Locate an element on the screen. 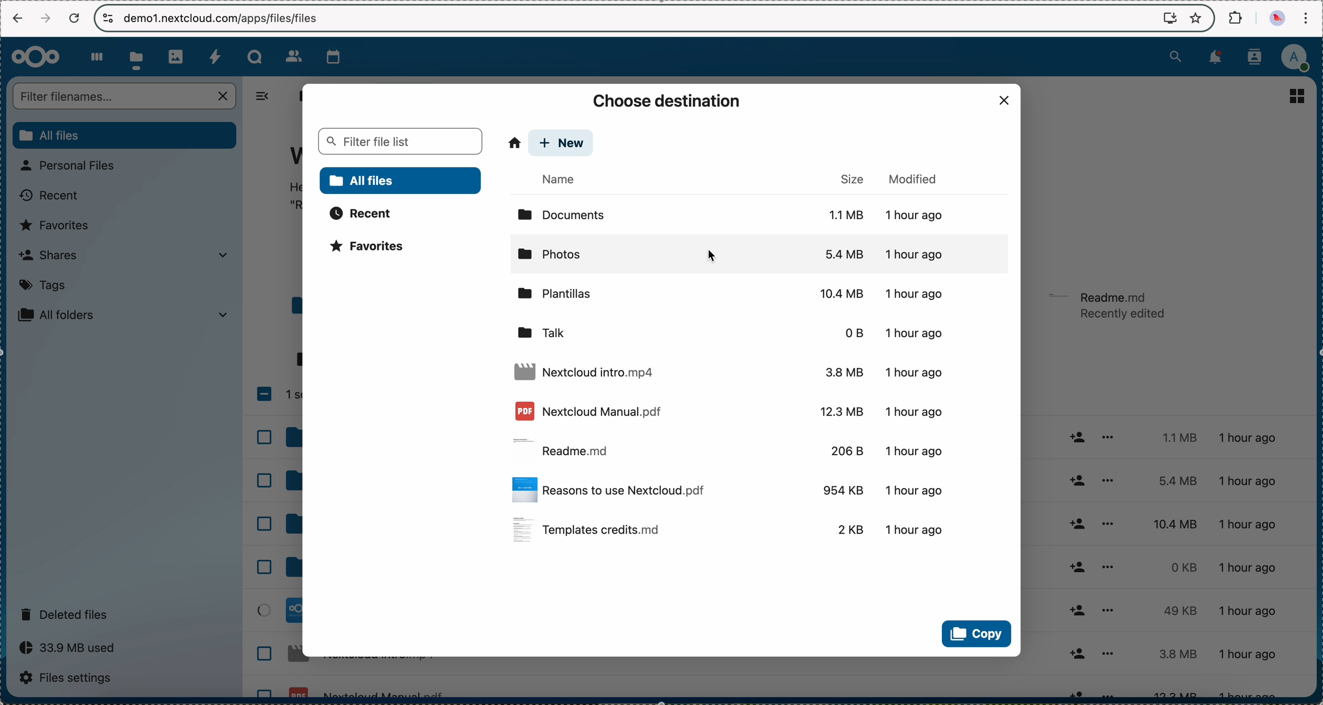  more options is located at coordinates (1108, 564).